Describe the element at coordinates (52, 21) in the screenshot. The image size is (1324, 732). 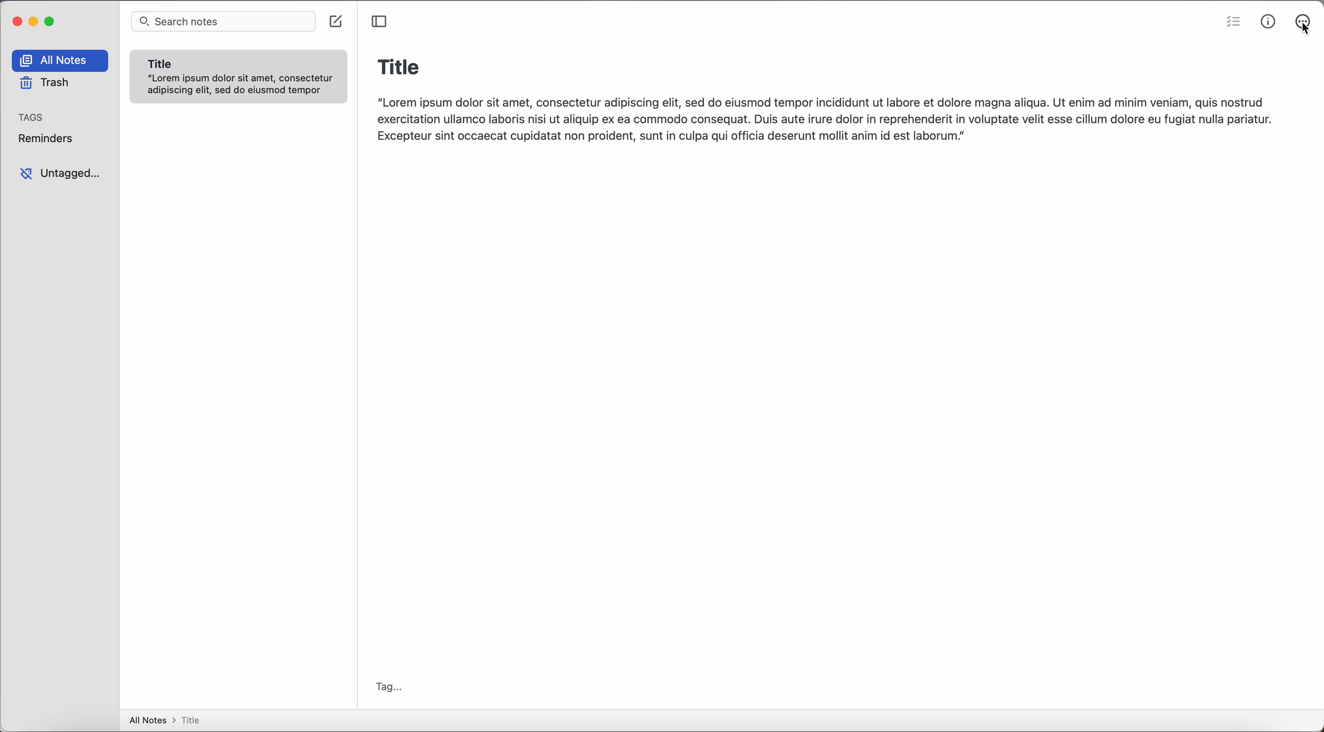
I see `maximize app` at that location.